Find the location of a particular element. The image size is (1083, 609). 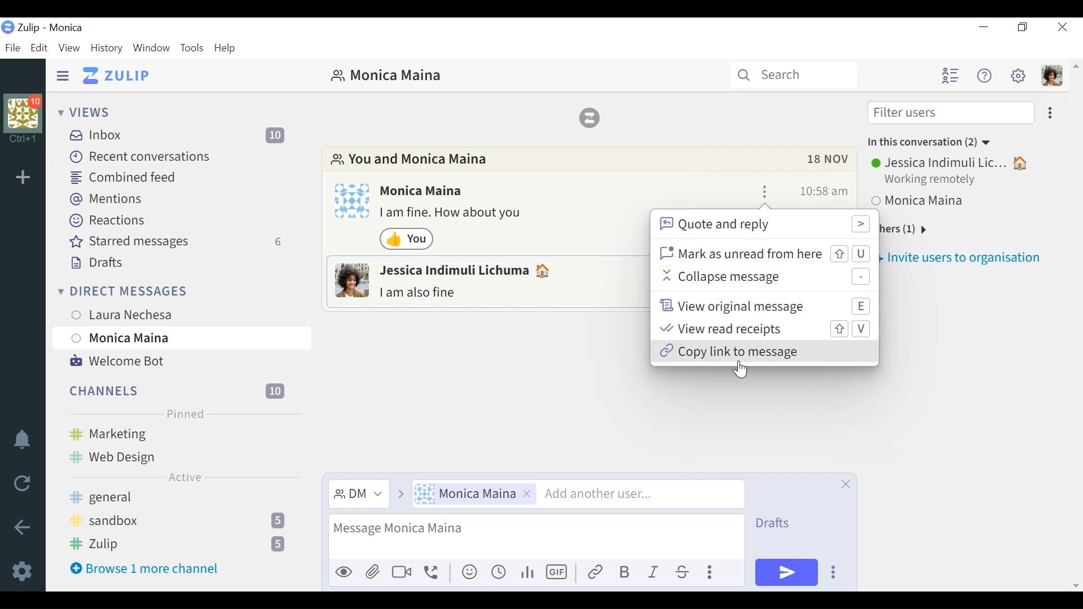

Help menu is located at coordinates (984, 77).